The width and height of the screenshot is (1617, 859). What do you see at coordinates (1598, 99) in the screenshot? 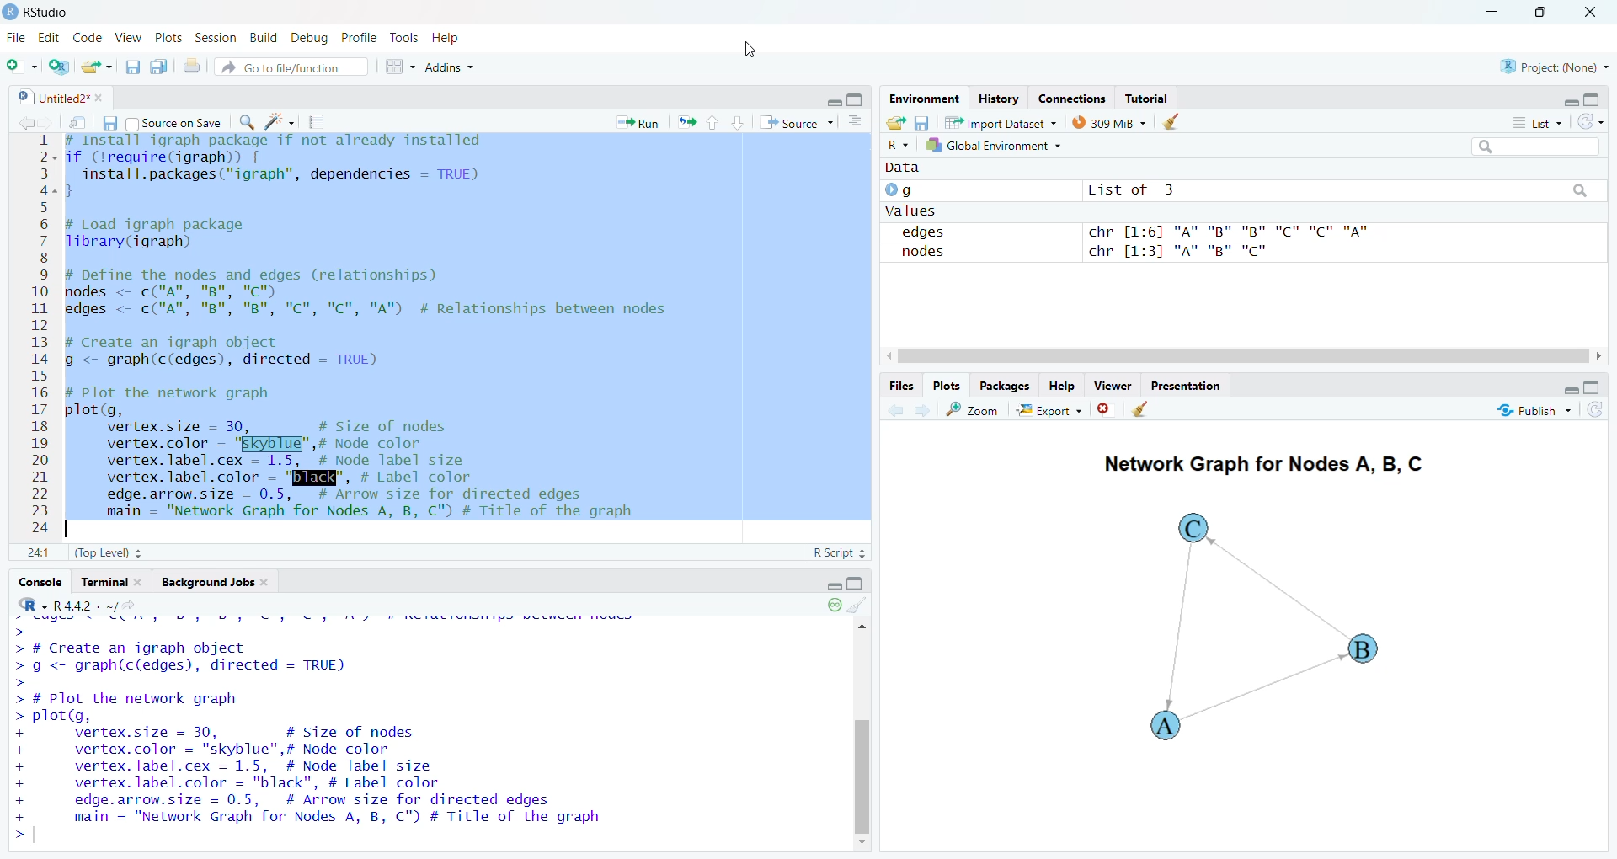
I see `maximise` at bounding box center [1598, 99].